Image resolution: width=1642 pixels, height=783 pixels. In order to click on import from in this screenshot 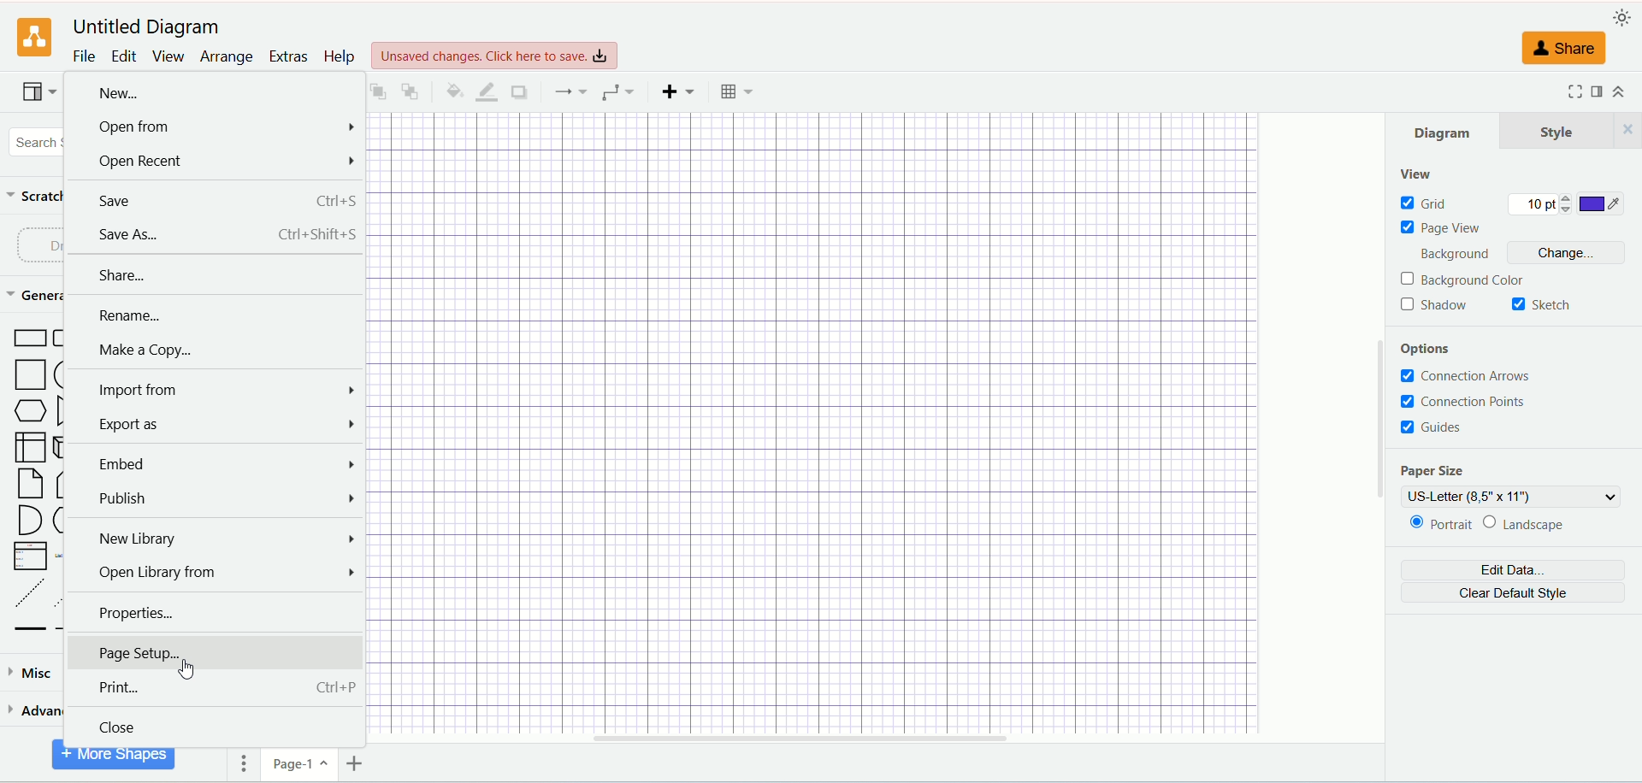, I will do `click(215, 391)`.